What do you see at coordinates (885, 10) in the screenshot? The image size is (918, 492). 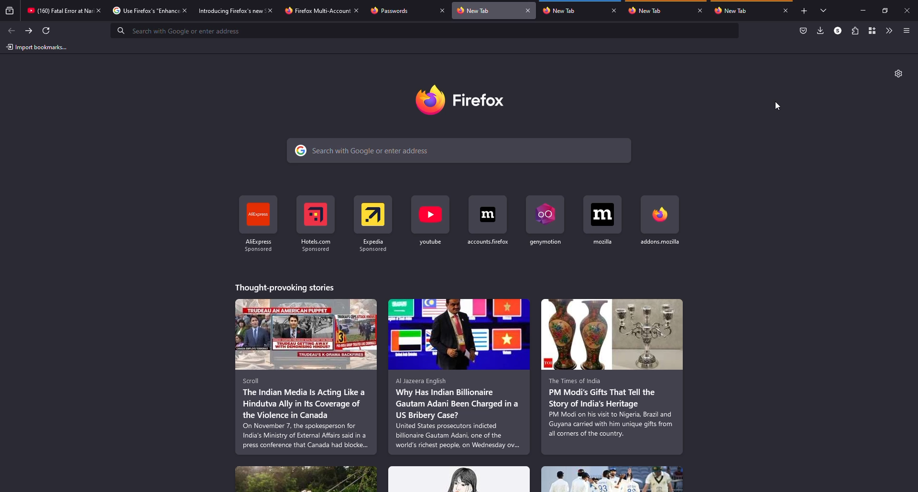 I see `maximize` at bounding box center [885, 10].